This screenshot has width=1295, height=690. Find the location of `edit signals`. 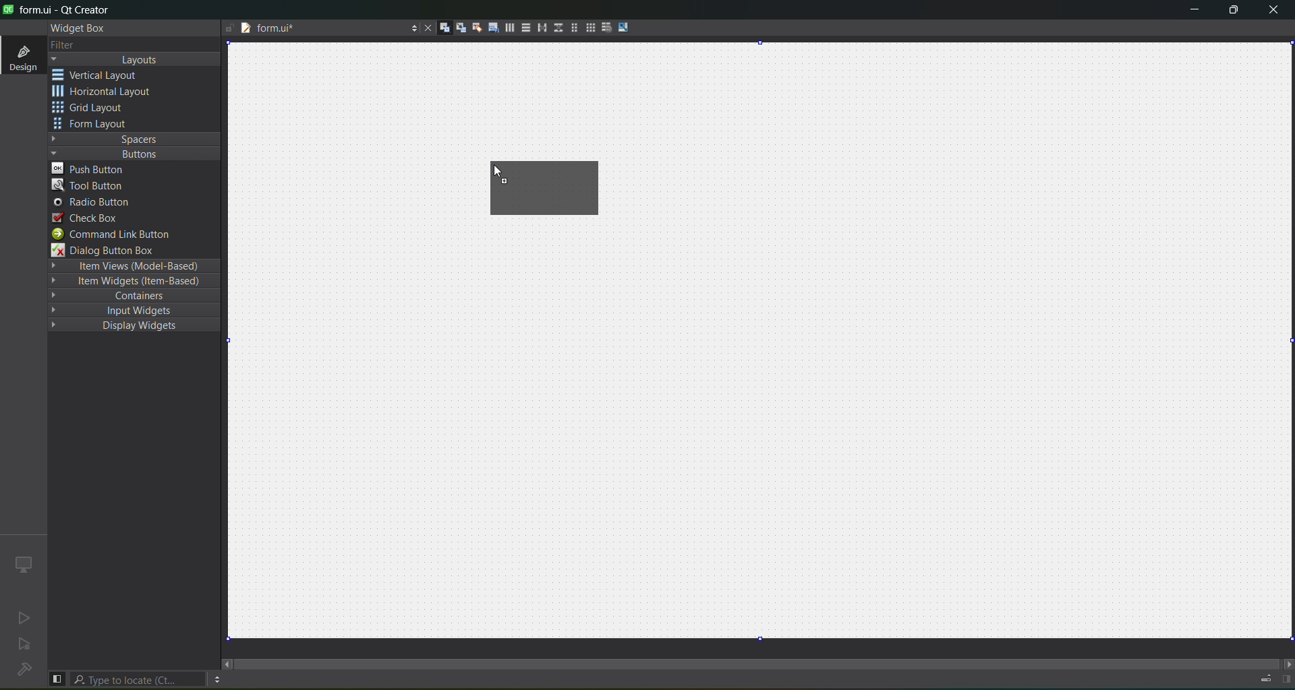

edit signals is located at coordinates (461, 30).